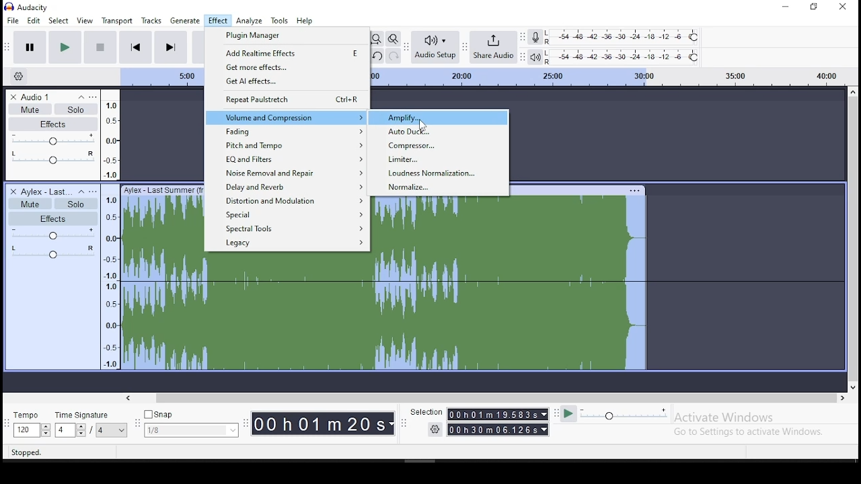 This screenshot has height=484, width=861. I want to click on open menu, so click(93, 191).